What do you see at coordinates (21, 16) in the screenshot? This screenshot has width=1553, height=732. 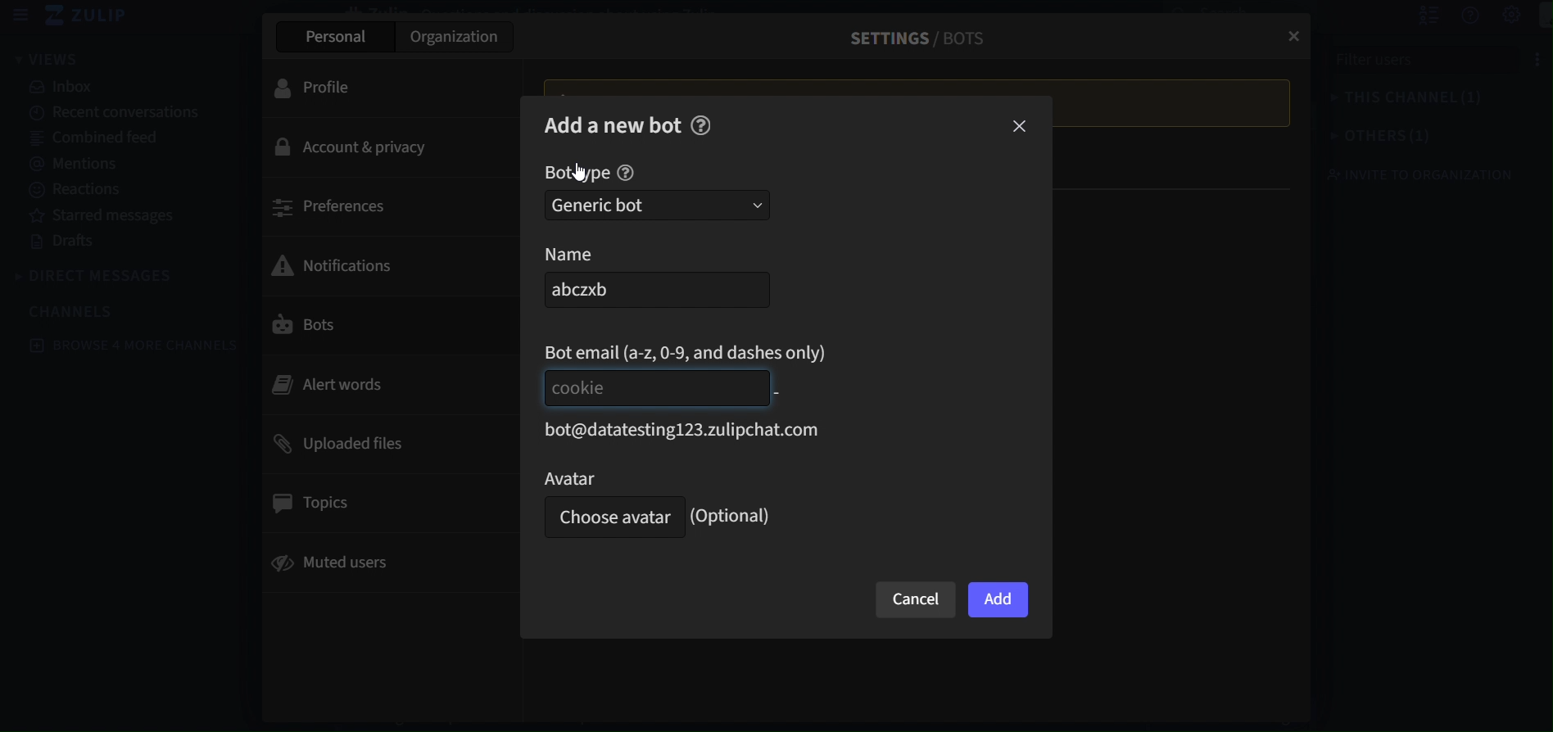 I see `hide sidebar` at bounding box center [21, 16].